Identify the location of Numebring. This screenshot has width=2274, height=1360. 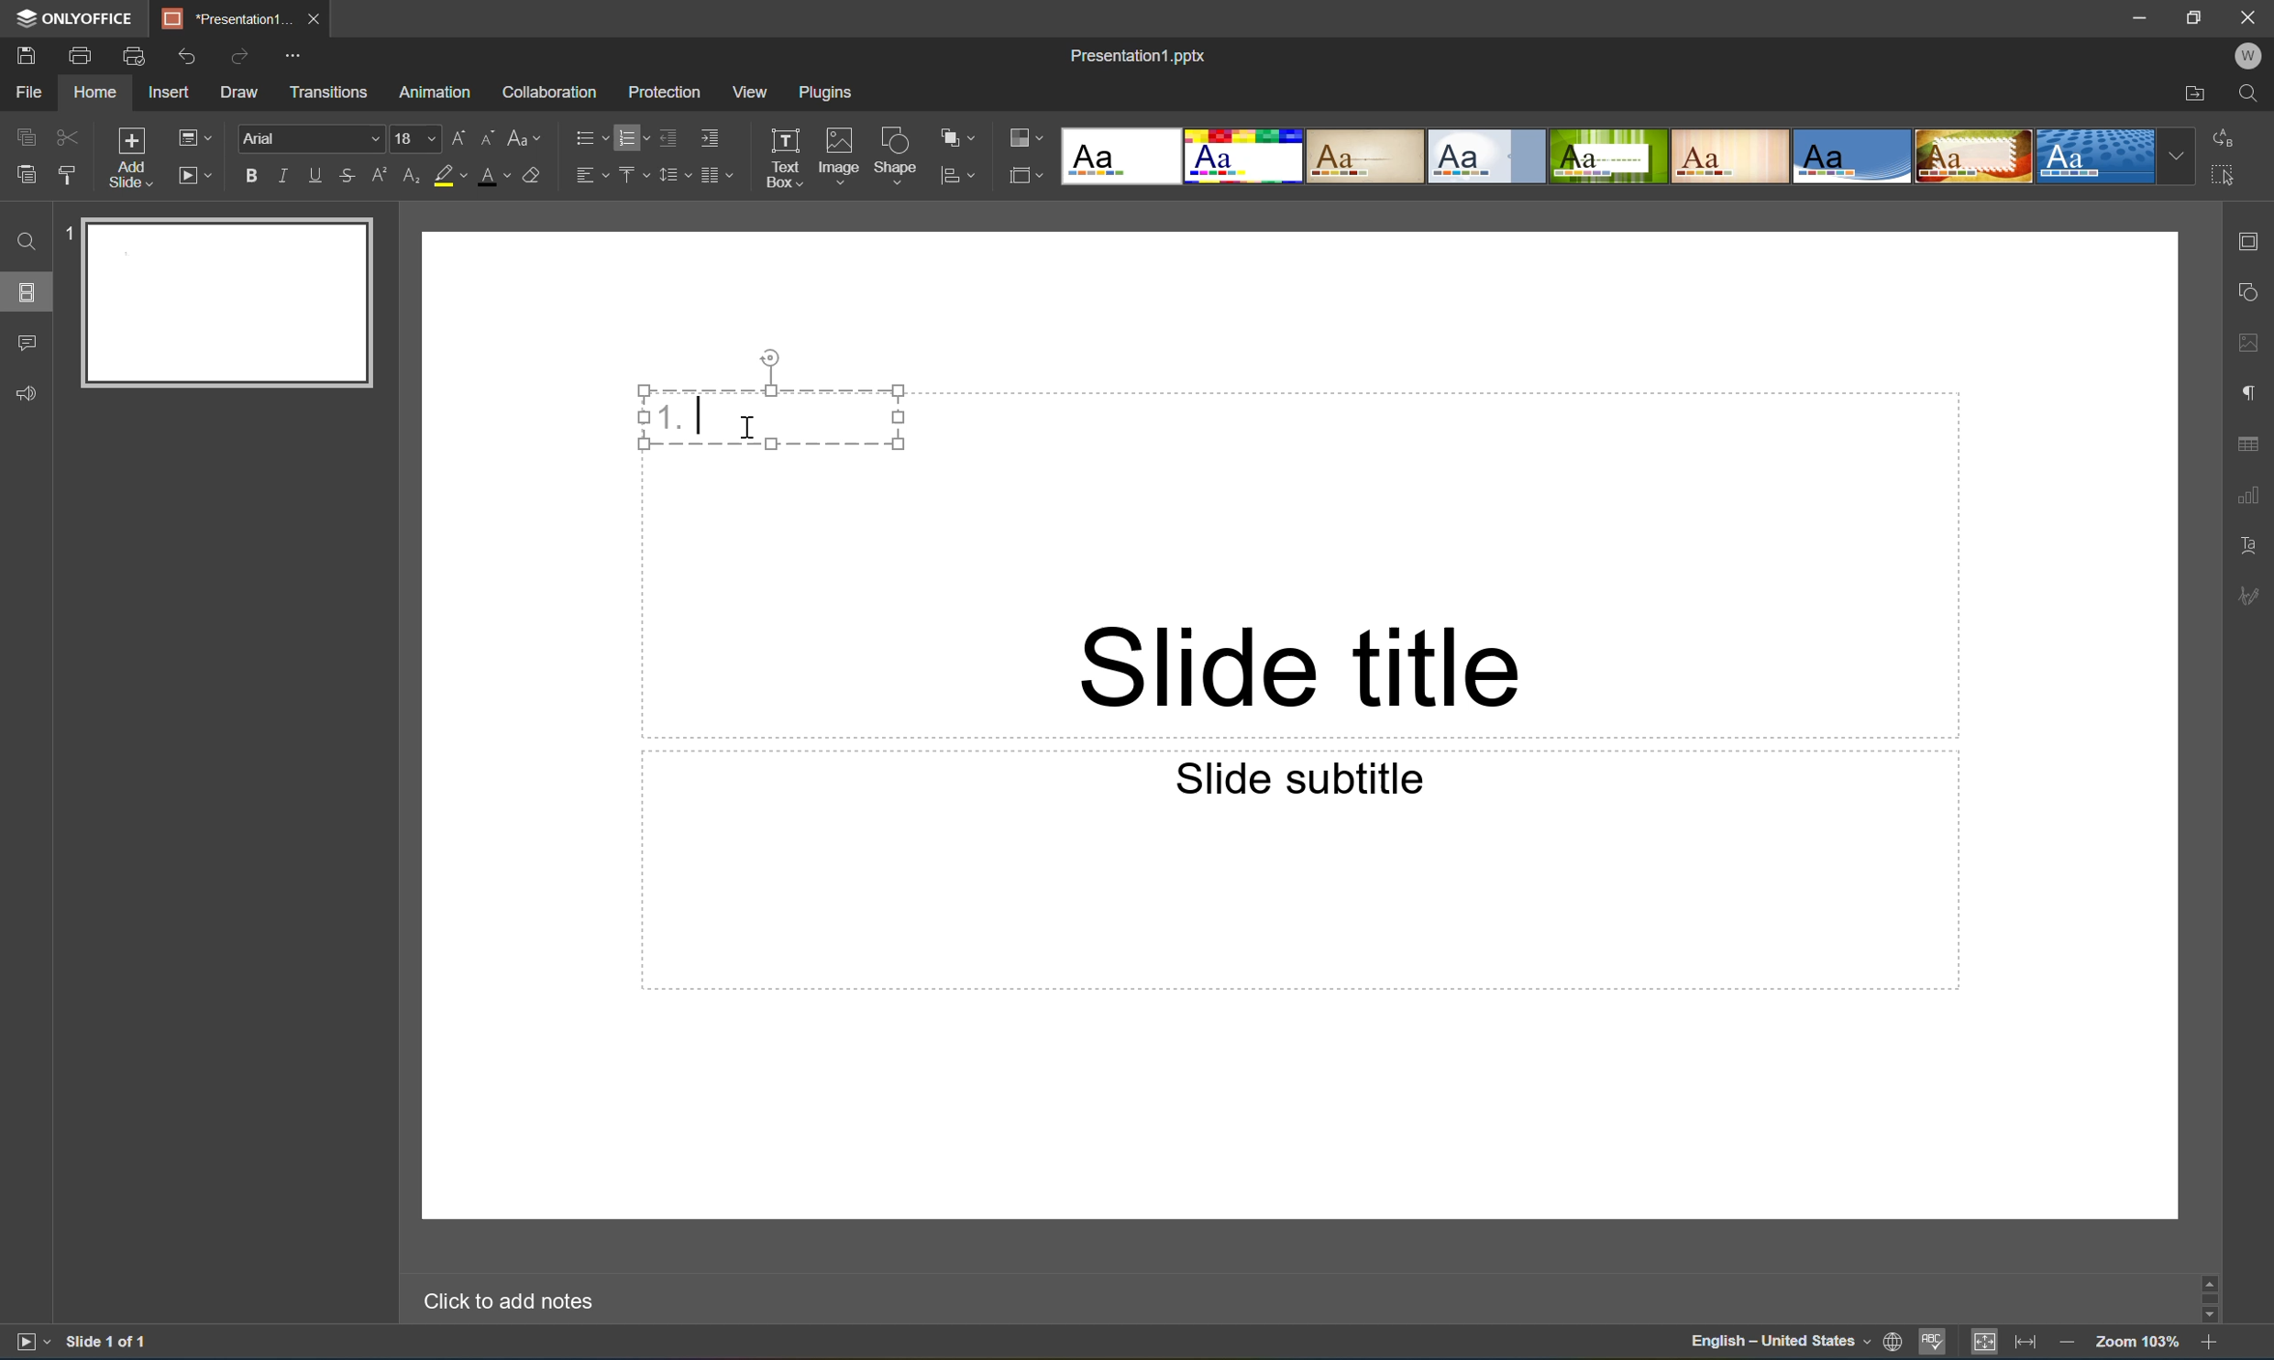
(635, 137).